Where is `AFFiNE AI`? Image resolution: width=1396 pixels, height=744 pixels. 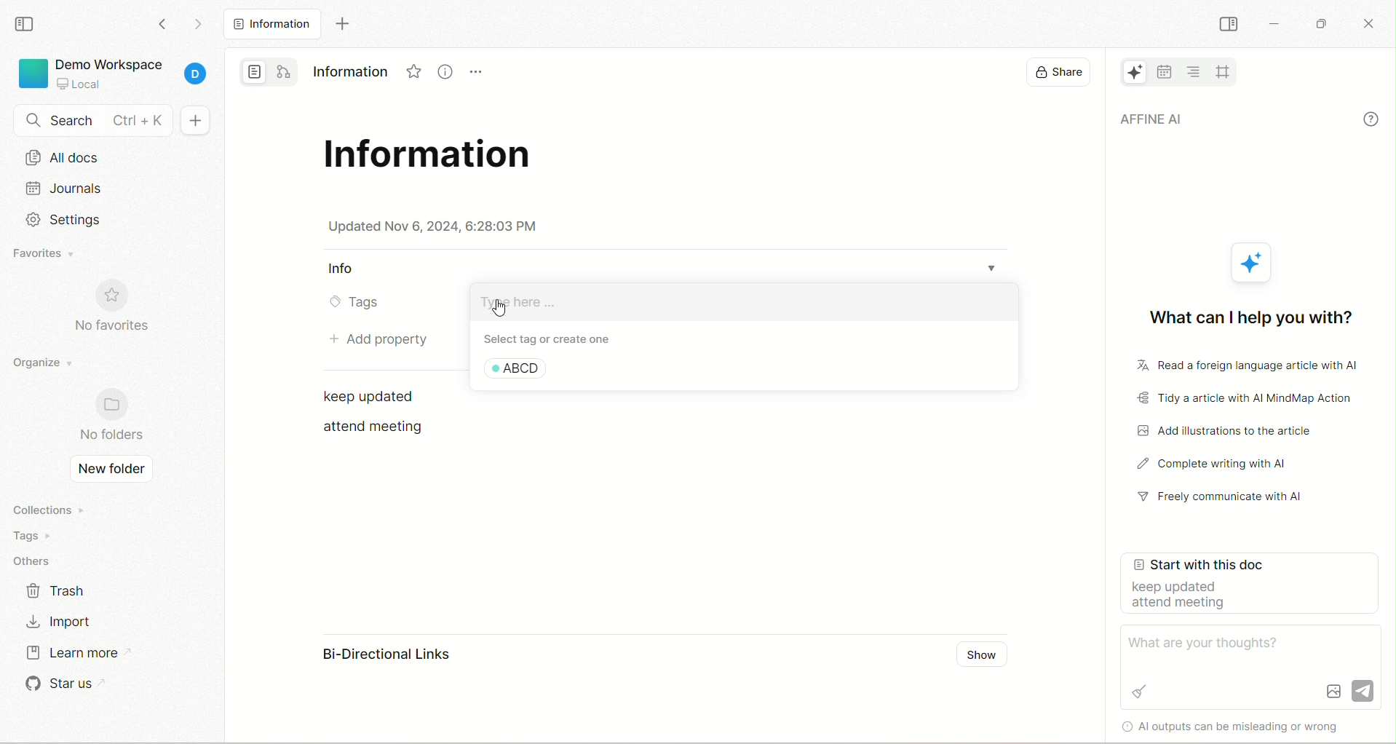 AFFiNE AI is located at coordinates (1219, 121).